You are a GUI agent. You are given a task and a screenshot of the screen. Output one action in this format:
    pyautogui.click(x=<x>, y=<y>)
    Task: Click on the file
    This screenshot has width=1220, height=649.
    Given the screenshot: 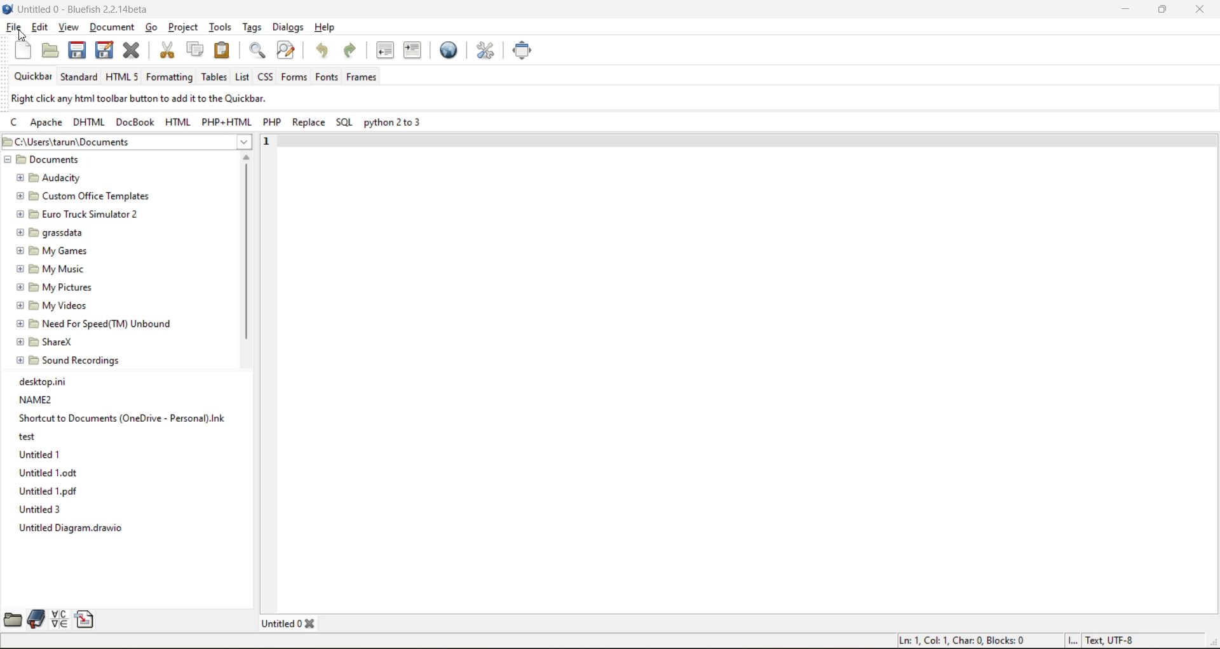 What is the action you would take?
    pyautogui.click(x=16, y=30)
    